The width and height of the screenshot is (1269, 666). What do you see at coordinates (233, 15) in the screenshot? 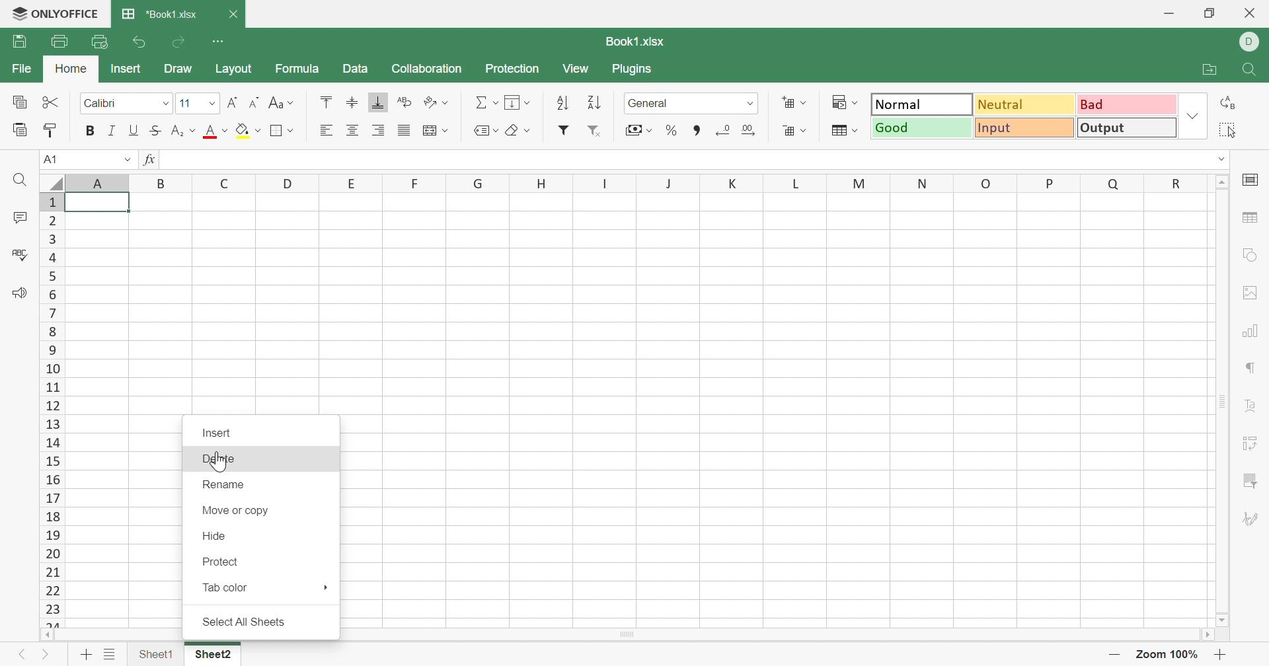
I see `Close` at bounding box center [233, 15].